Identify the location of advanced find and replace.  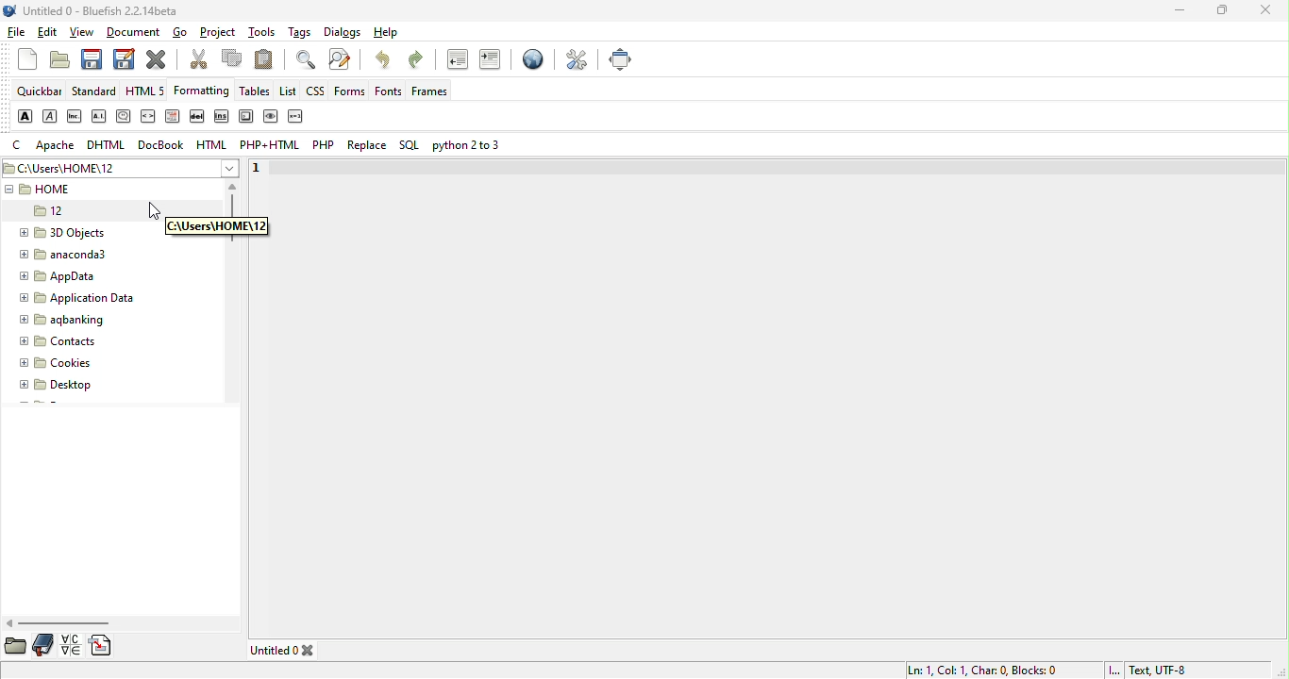
(343, 60).